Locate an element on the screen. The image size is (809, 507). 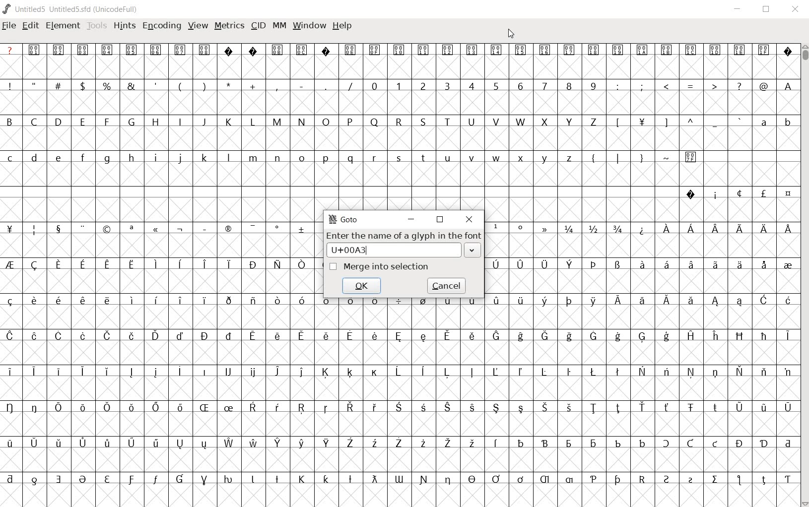
Symbol is located at coordinates (12, 444).